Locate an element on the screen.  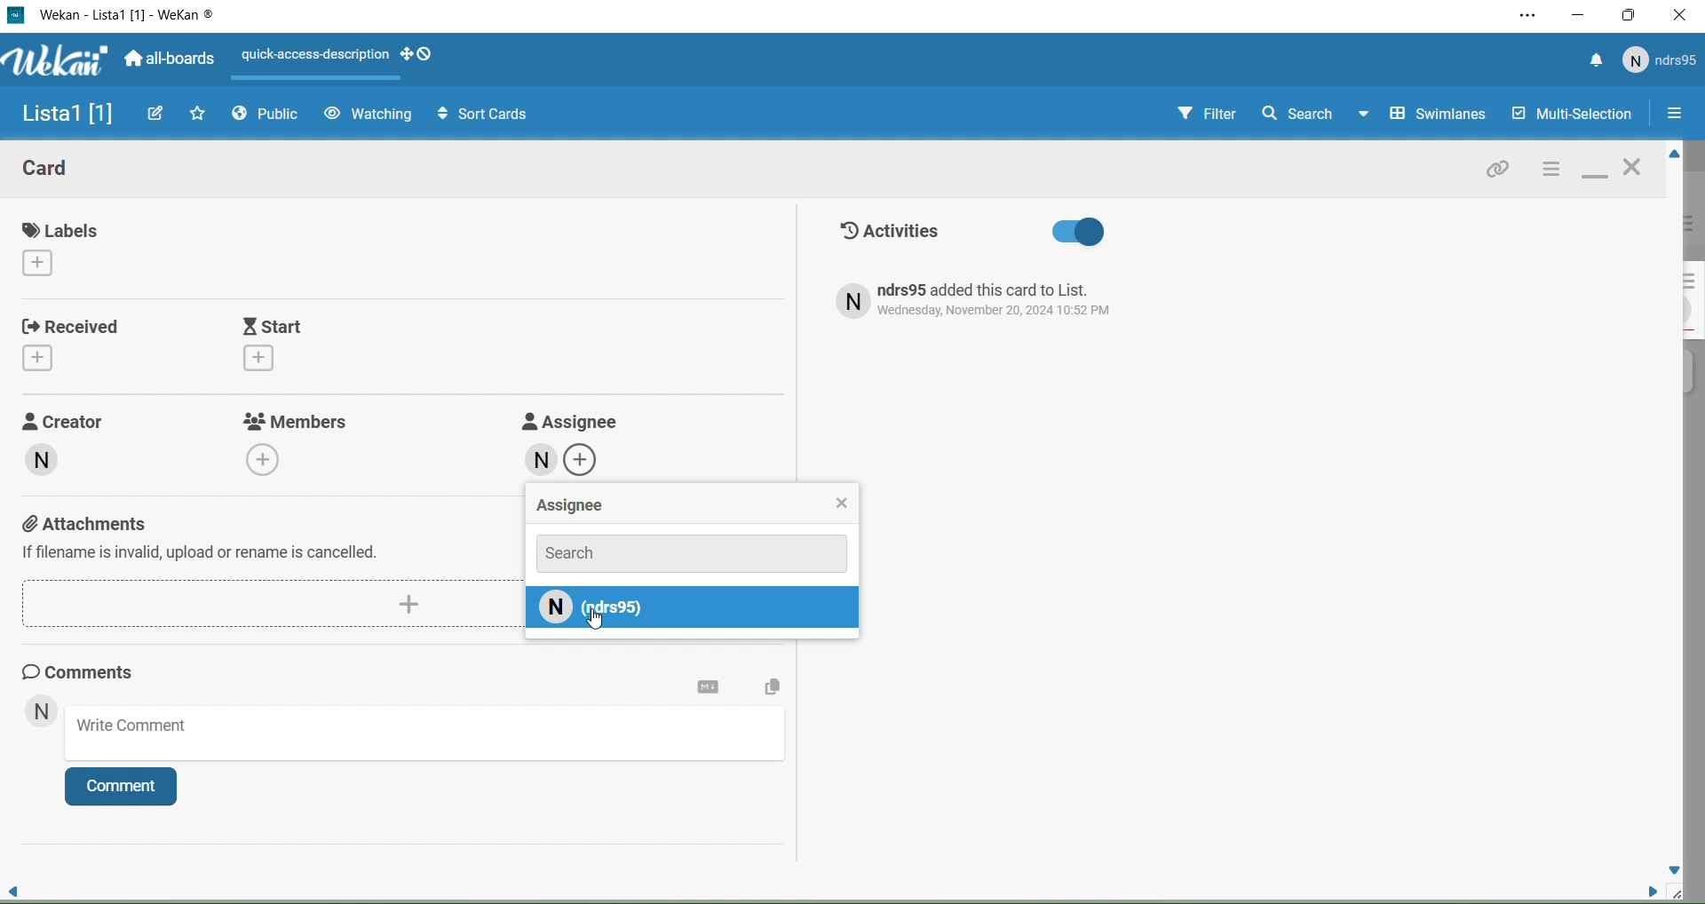
Watching is located at coordinates (368, 115).